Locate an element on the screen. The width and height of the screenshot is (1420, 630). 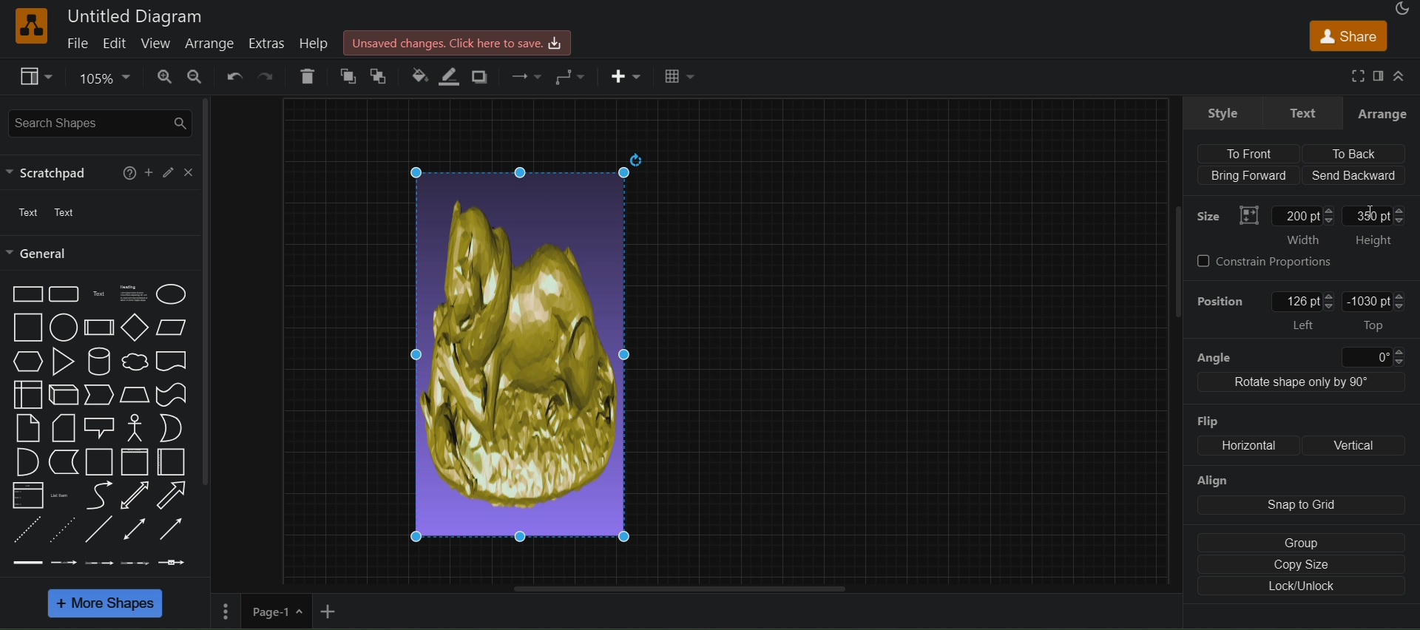
fill color is located at coordinates (419, 77).